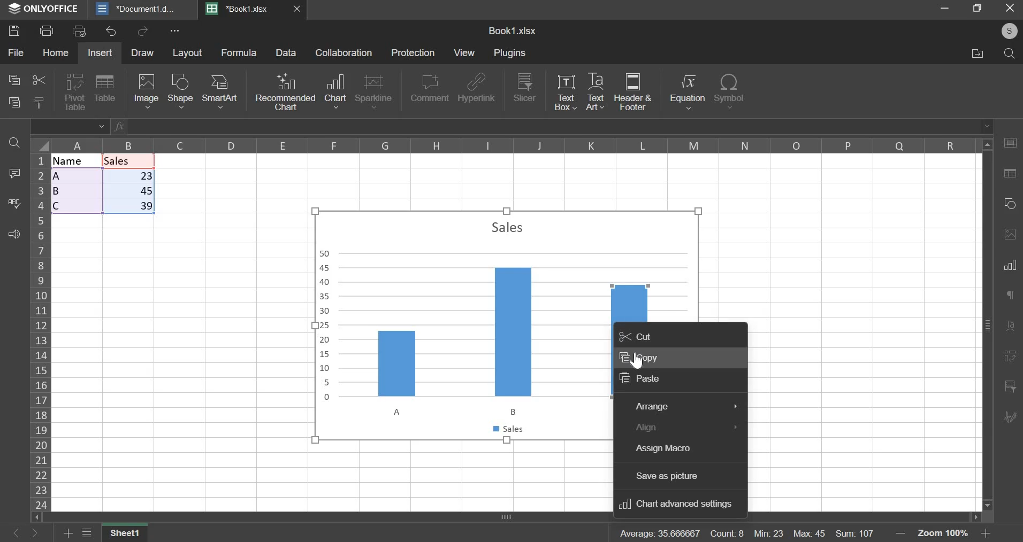  I want to click on slicer, so click(524, 88).